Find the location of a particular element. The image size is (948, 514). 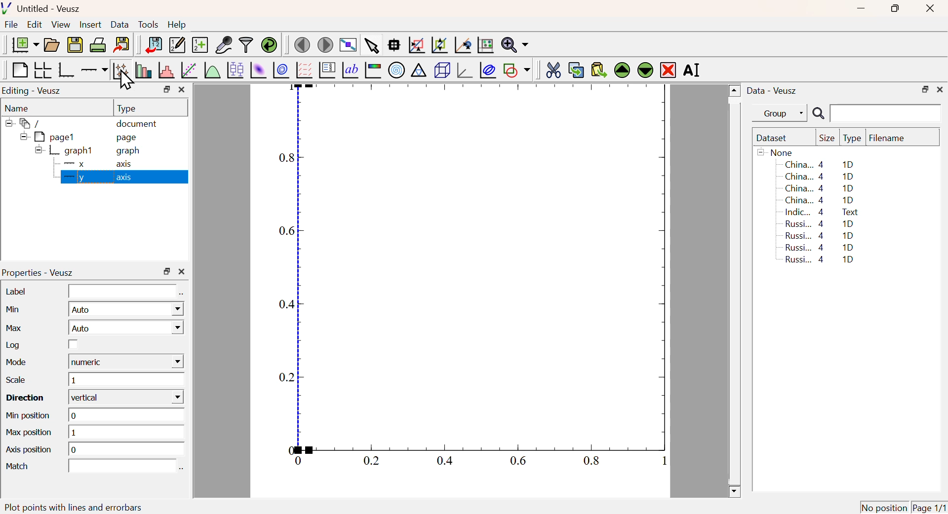

page is located at coordinates (128, 137).